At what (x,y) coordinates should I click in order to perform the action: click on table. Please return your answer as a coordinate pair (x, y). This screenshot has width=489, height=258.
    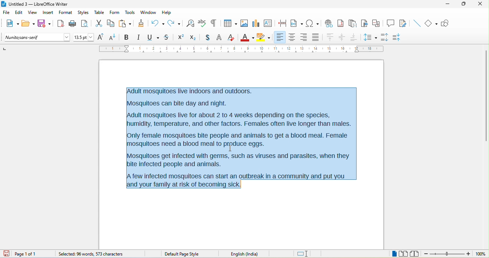
    Looking at the image, I should click on (230, 23).